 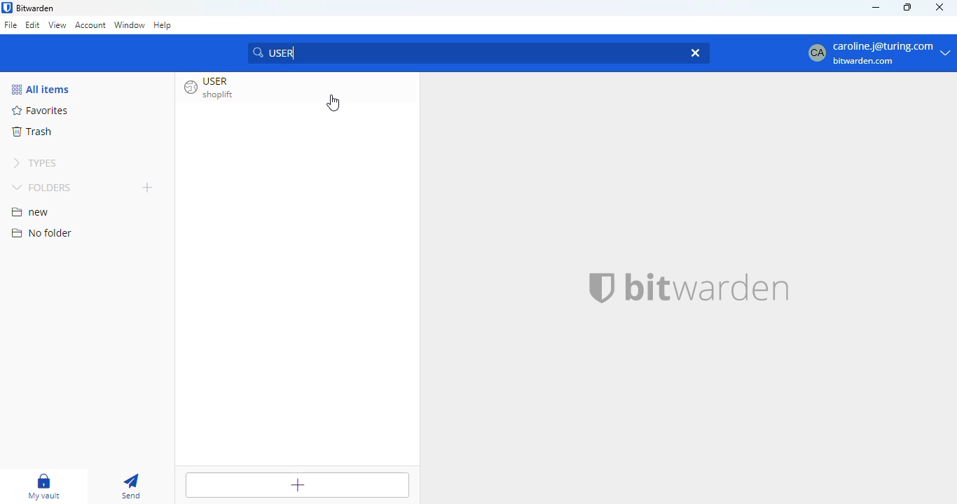 I want to click on cursor, so click(x=333, y=103).